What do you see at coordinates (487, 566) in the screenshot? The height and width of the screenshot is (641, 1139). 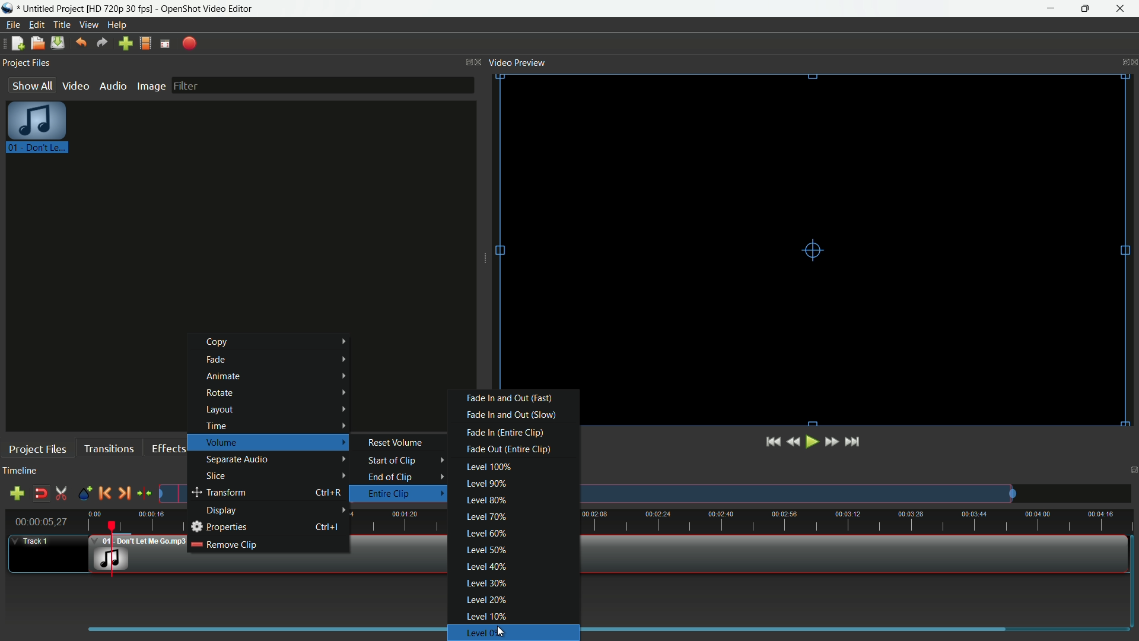 I see `level 40%` at bounding box center [487, 566].